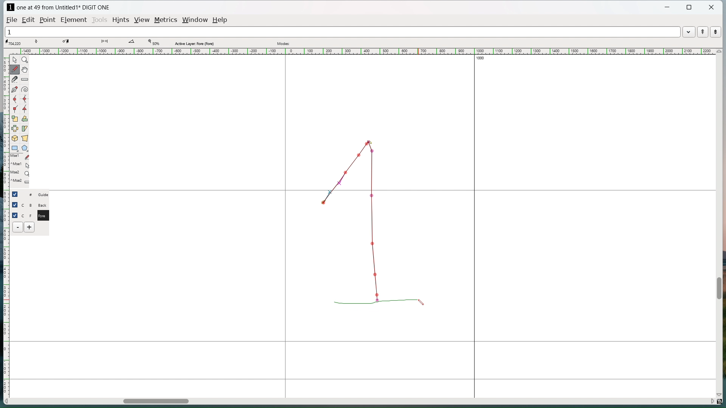  What do you see at coordinates (36, 194) in the screenshot?
I see `# Guide` at bounding box center [36, 194].